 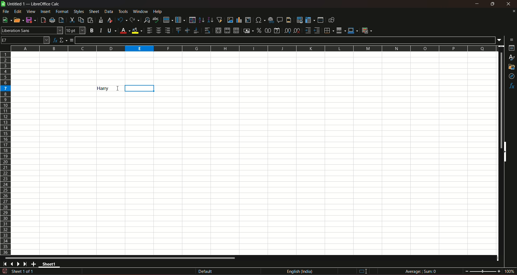 I want to click on close, so click(x=513, y=11).